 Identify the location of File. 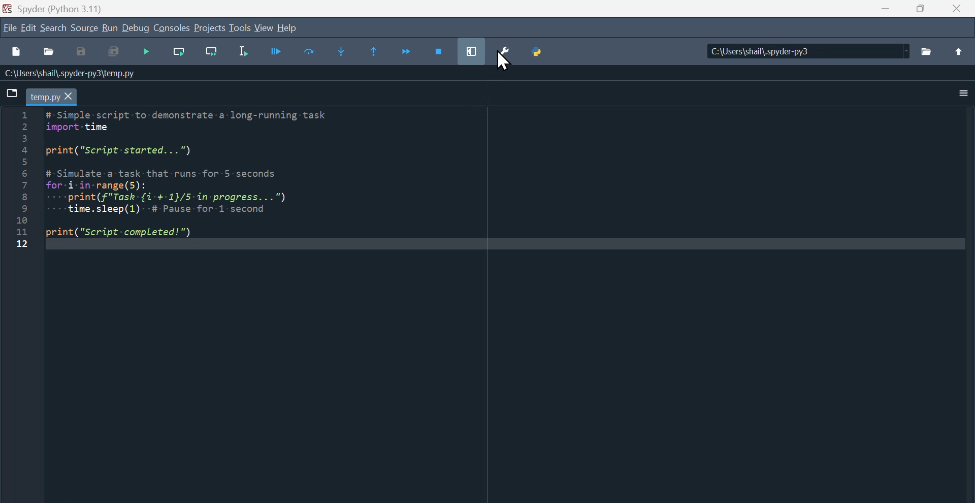
(9, 27).